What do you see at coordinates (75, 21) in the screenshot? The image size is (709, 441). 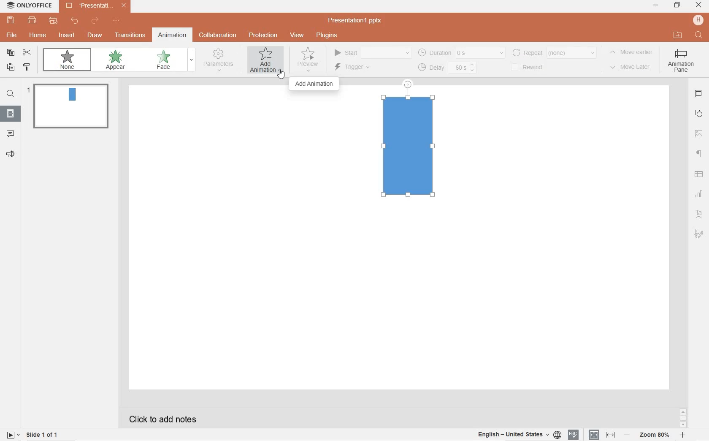 I see `undo` at bounding box center [75, 21].